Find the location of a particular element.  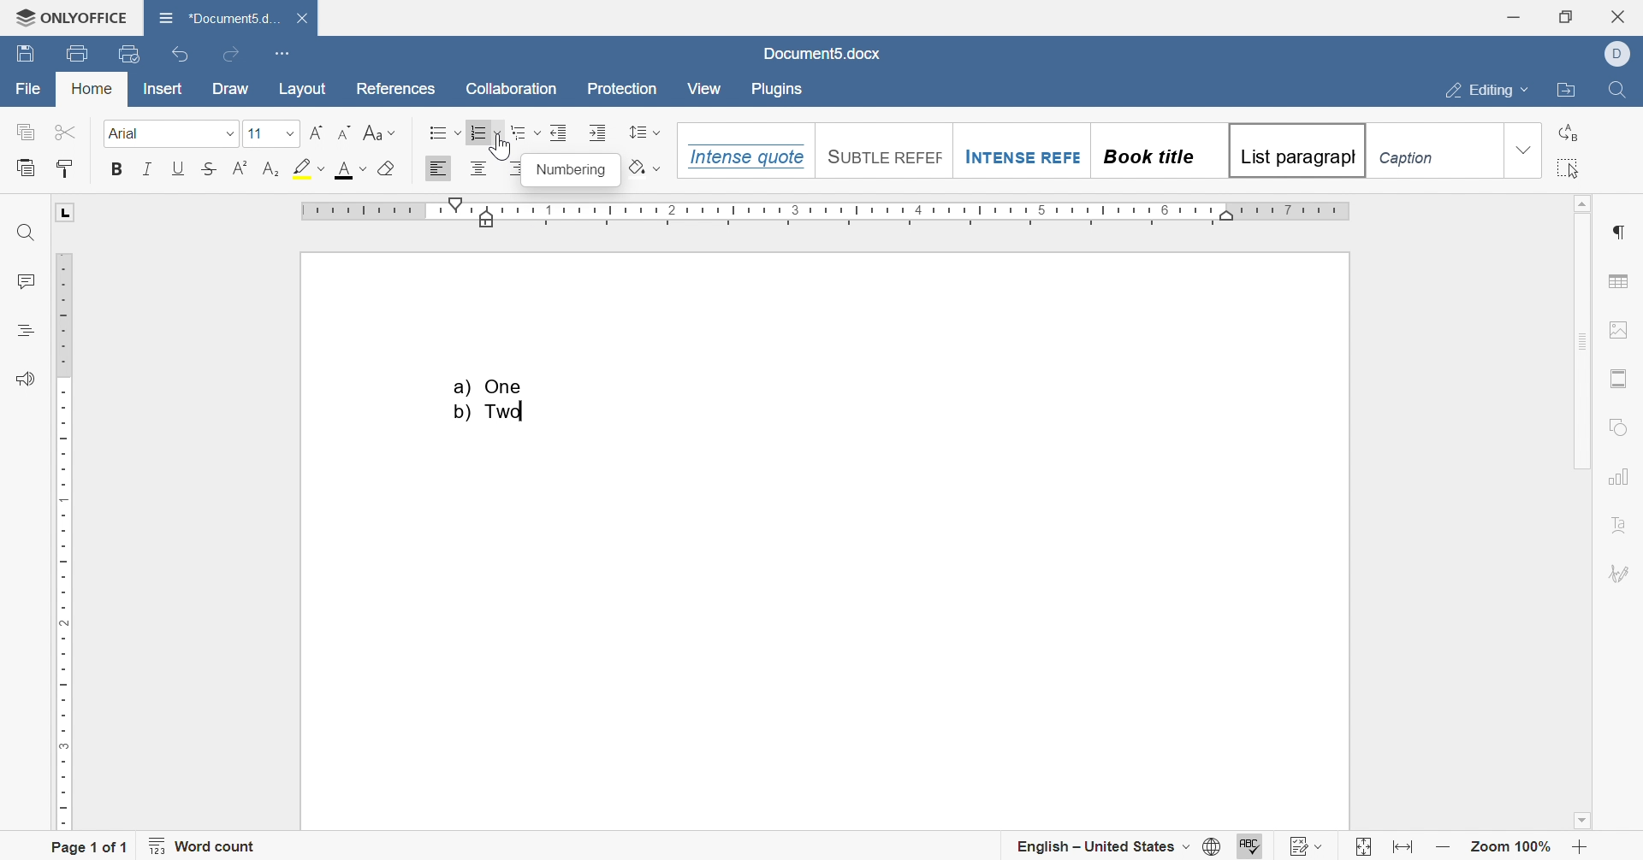

numbering is located at coordinates (485, 133).